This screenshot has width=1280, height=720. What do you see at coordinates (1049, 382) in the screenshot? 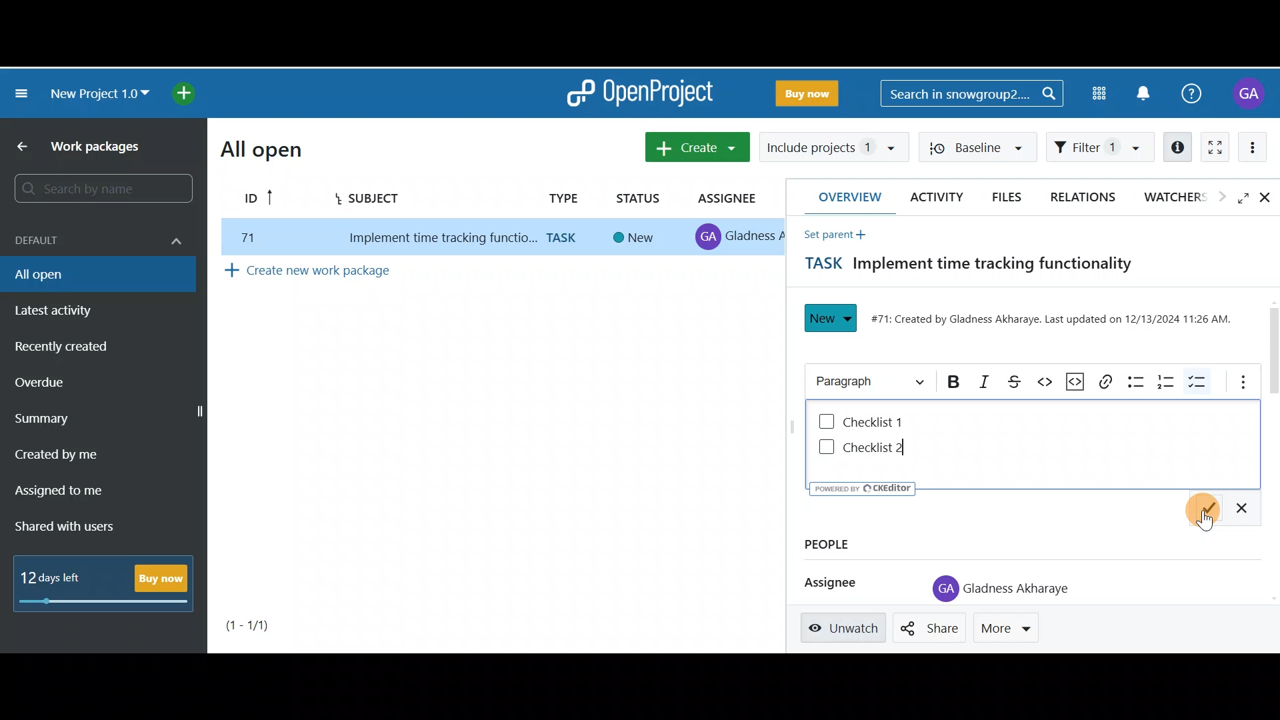
I see `Code` at bounding box center [1049, 382].